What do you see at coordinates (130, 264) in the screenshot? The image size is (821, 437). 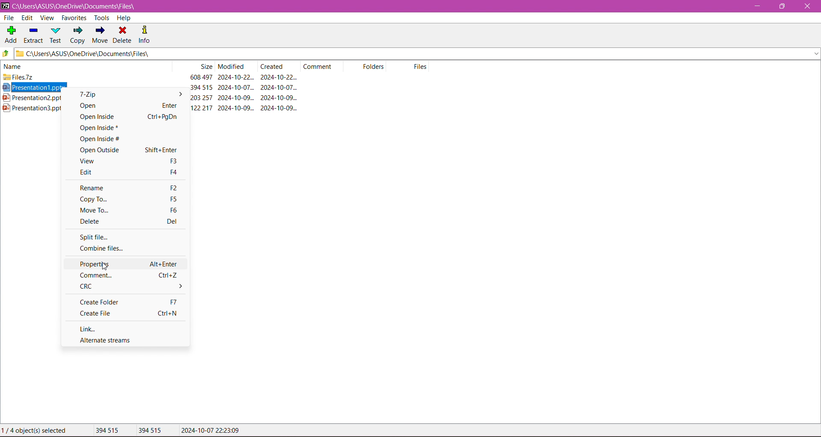 I see `Properties` at bounding box center [130, 264].